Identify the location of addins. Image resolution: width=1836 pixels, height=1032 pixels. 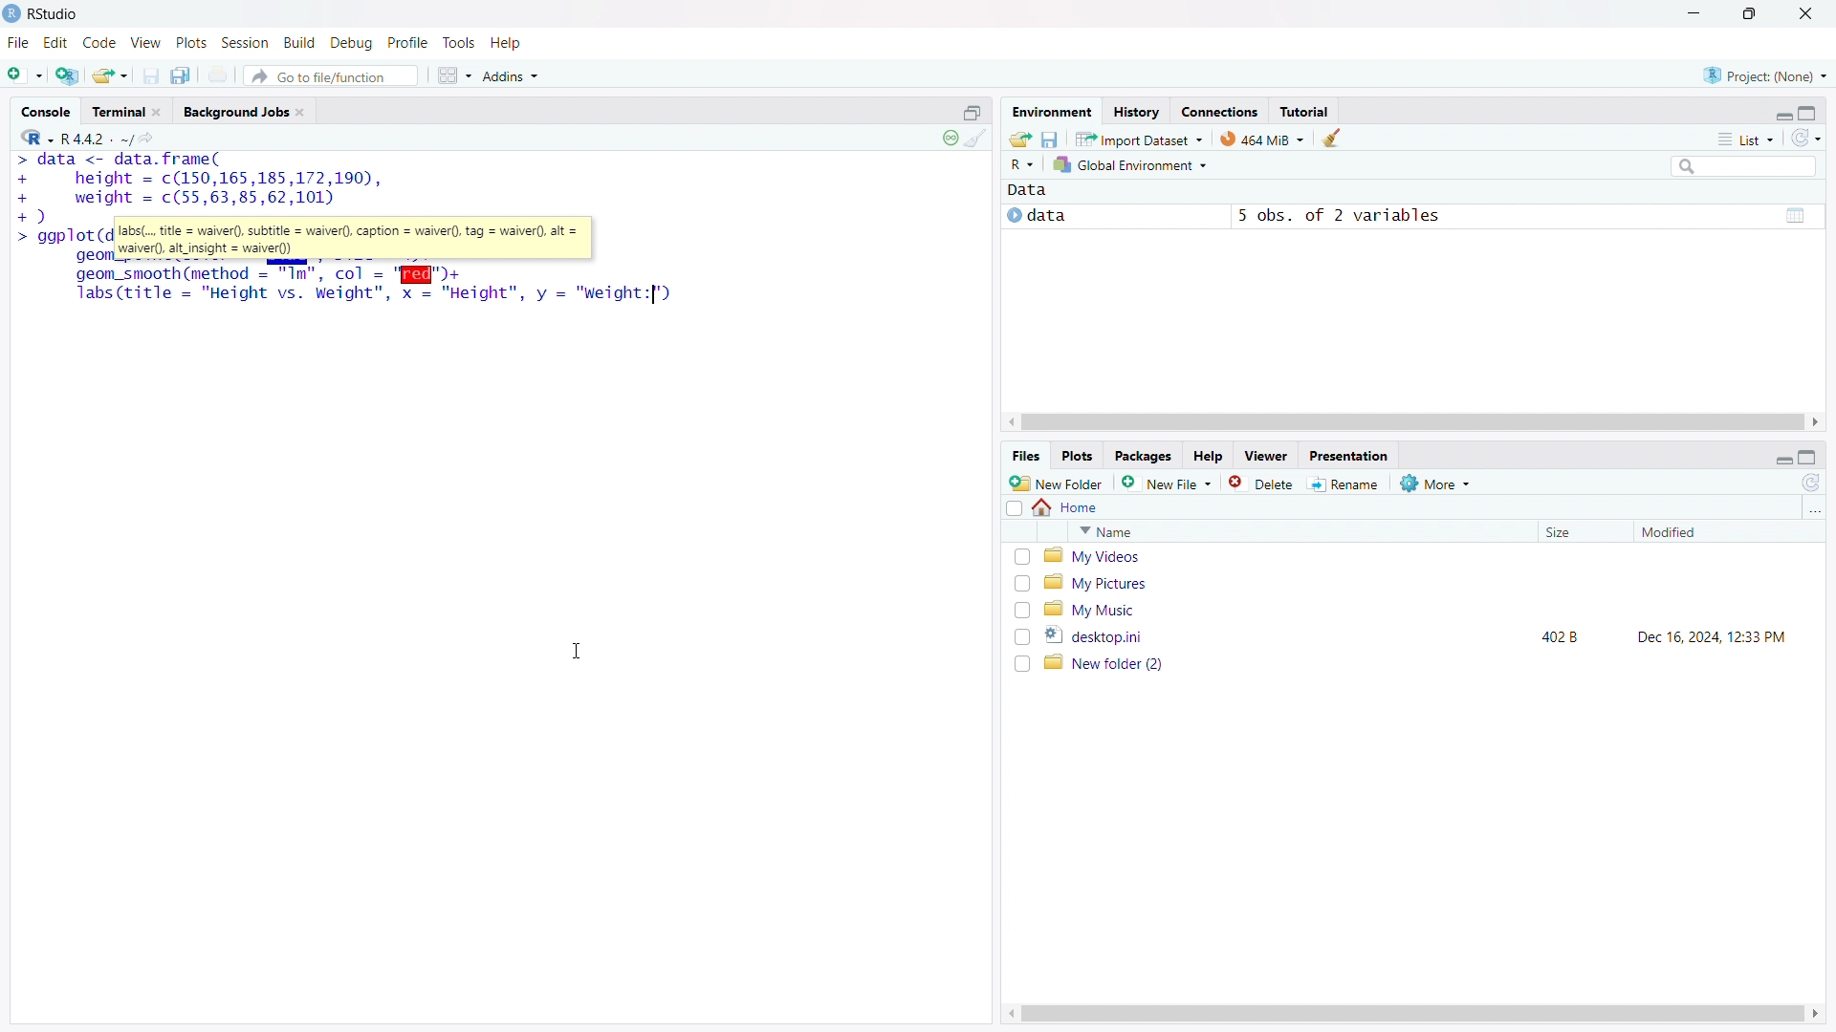
(513, 75).